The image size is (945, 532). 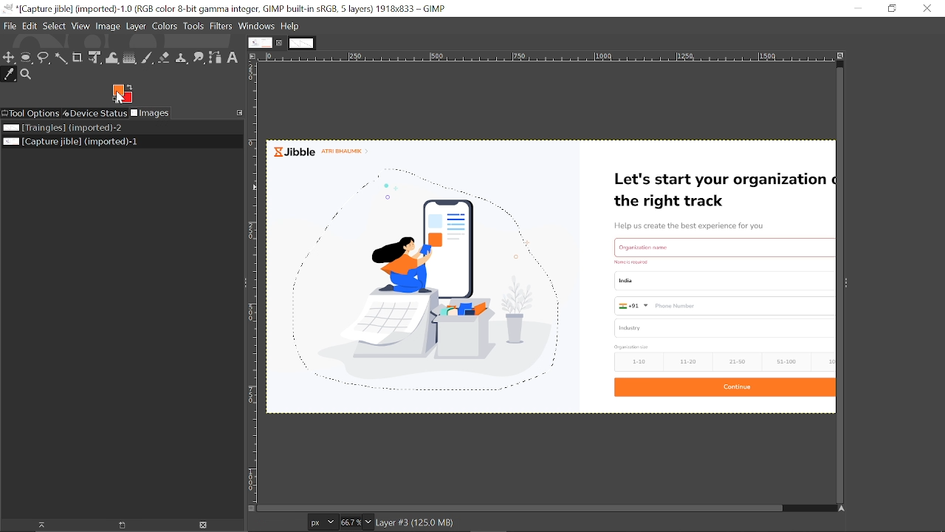 I want to click on Navigate the image display, so click(x=839, y=508).